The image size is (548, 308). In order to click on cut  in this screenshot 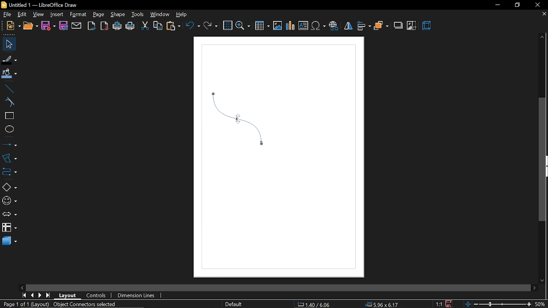, I will do `click(144, 27)`.